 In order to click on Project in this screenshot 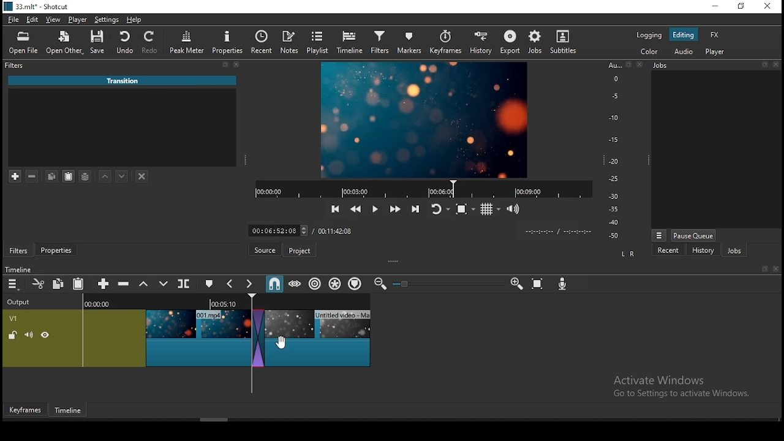, I will do `click(300, 249)`.